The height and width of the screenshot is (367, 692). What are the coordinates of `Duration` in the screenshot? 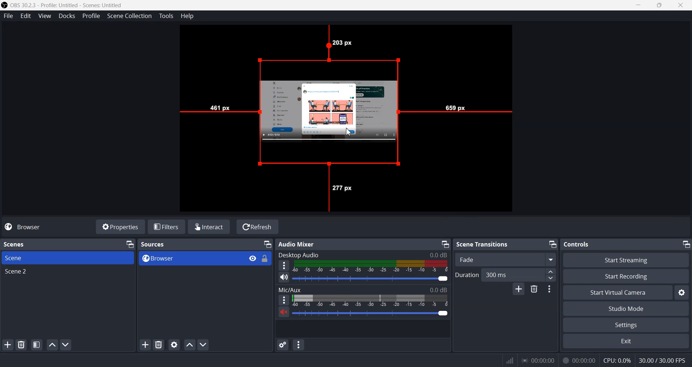 It's located at (500, 274).